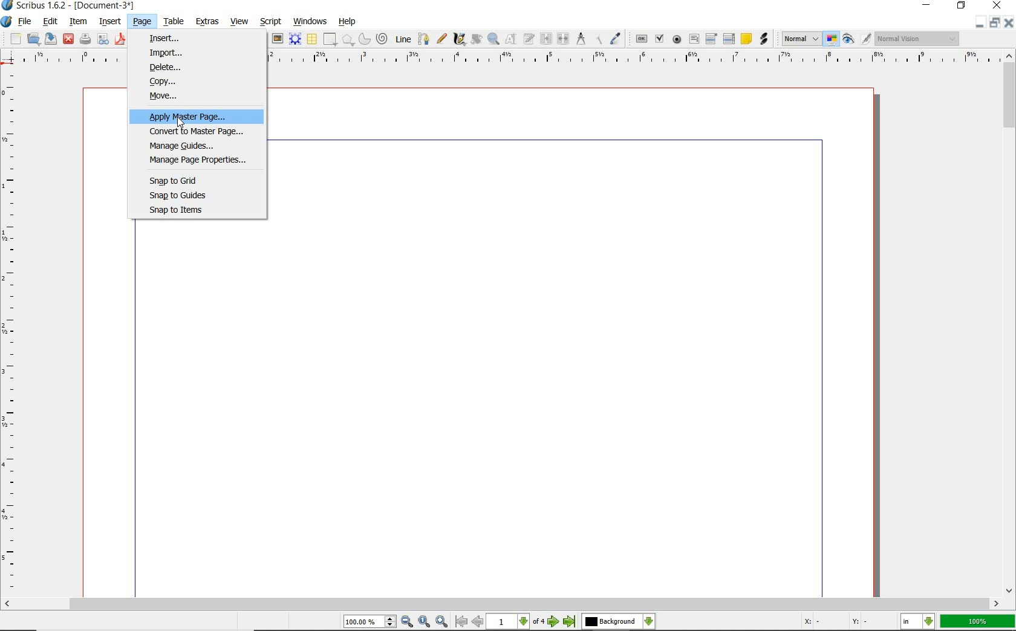  What do you see at coordinates (917, 621) in the screenshot?
I see `select the current unit: in` at bounding box center [917, 621].